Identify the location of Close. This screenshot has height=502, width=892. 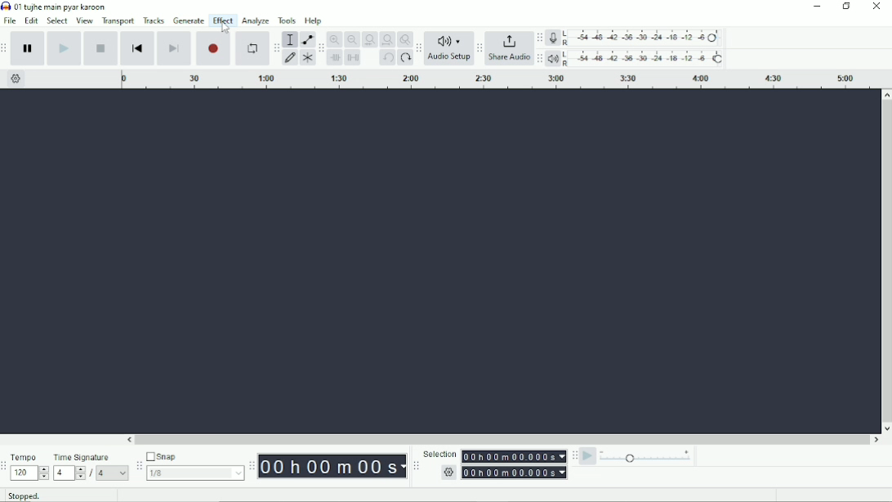
(876, 7).